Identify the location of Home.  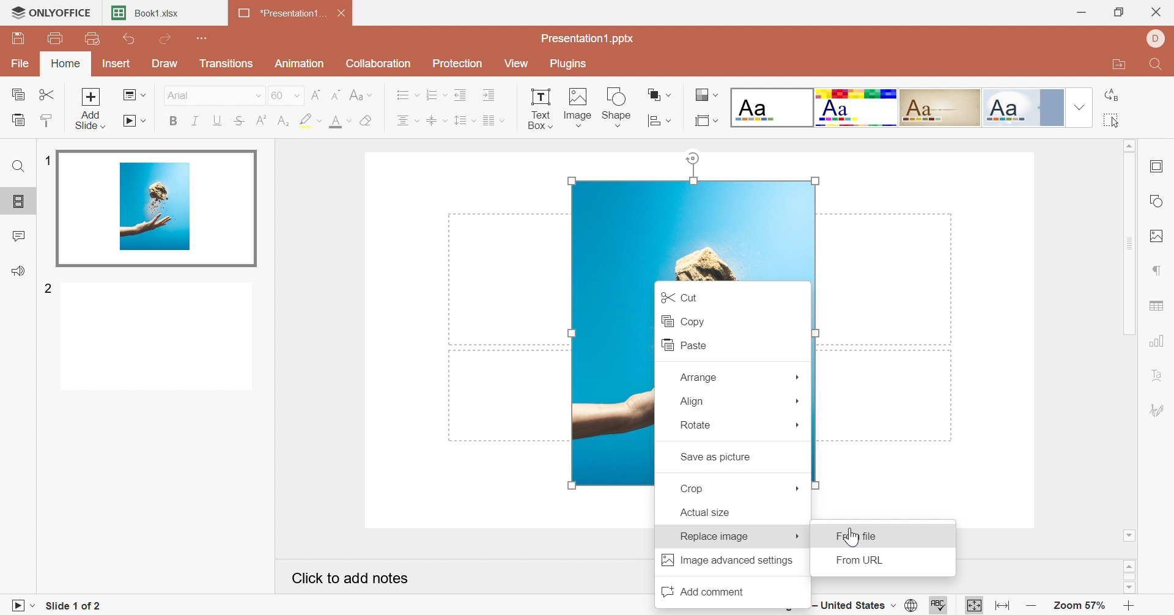
(67, 64).